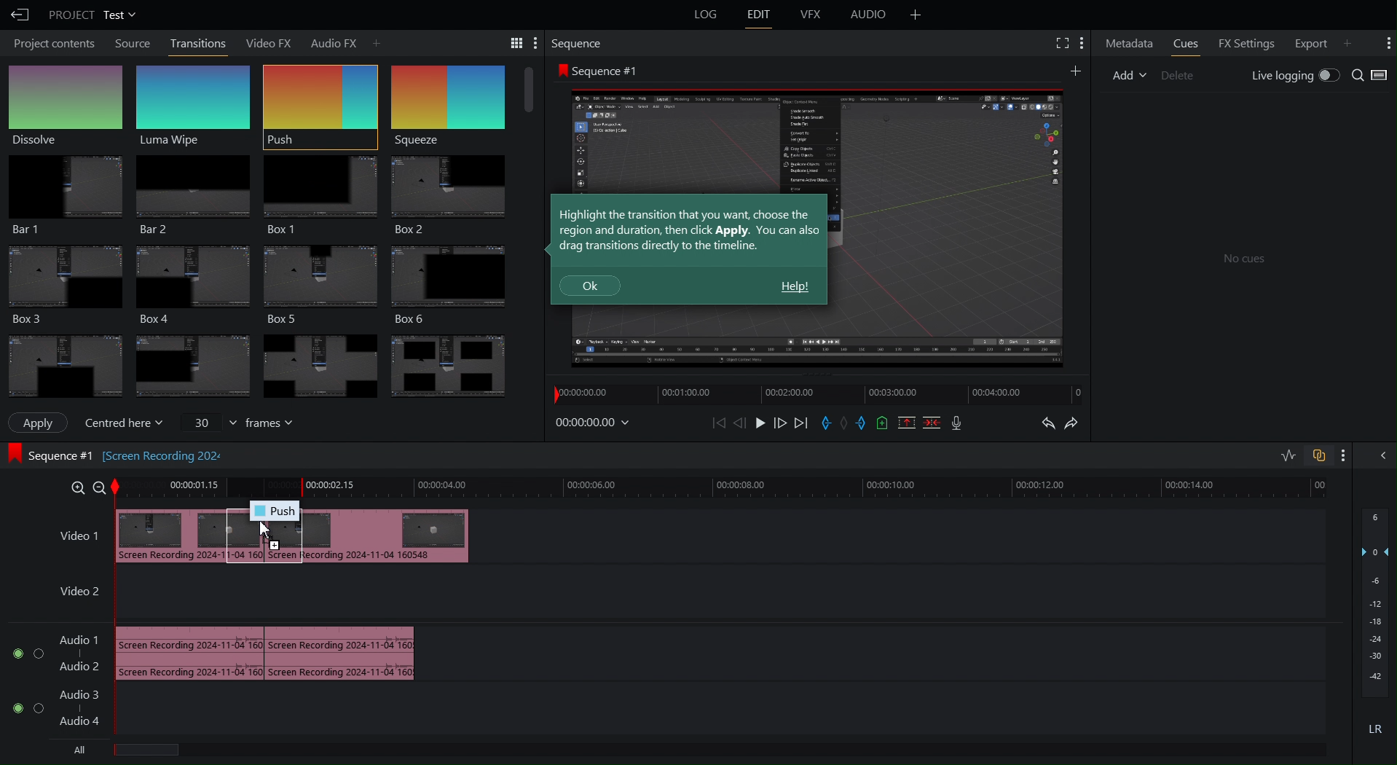 The width and height of the screenshot is (1397, 765). What do you see at coordinates (957, 424) in the screenshot?
I see `Mic` at bounding box center [957, 424].